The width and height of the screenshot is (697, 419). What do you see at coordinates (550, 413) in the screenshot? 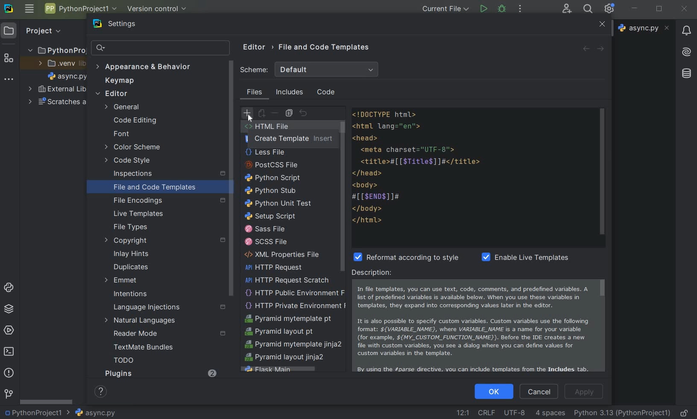
I see `indent` at bounding box center [550, 413].